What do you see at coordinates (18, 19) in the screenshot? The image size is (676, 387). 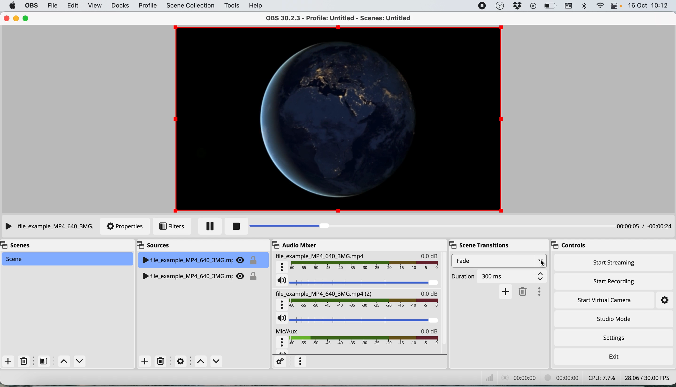 I see `minimise` at bounding box center [18, 19].